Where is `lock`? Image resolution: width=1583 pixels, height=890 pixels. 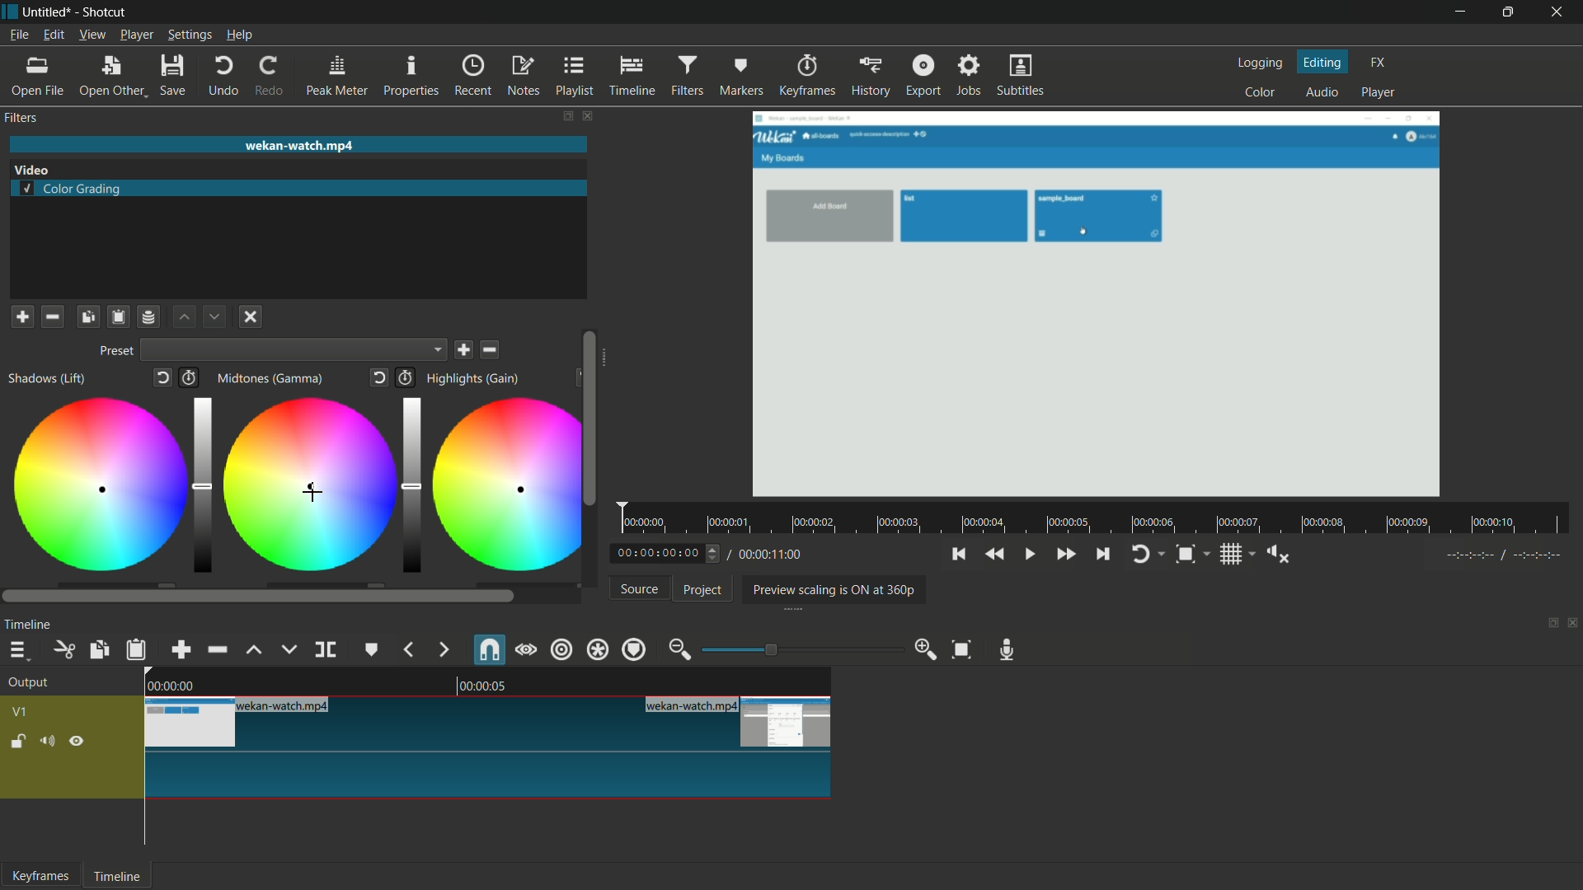
lock is located at coordinates (19, 743).